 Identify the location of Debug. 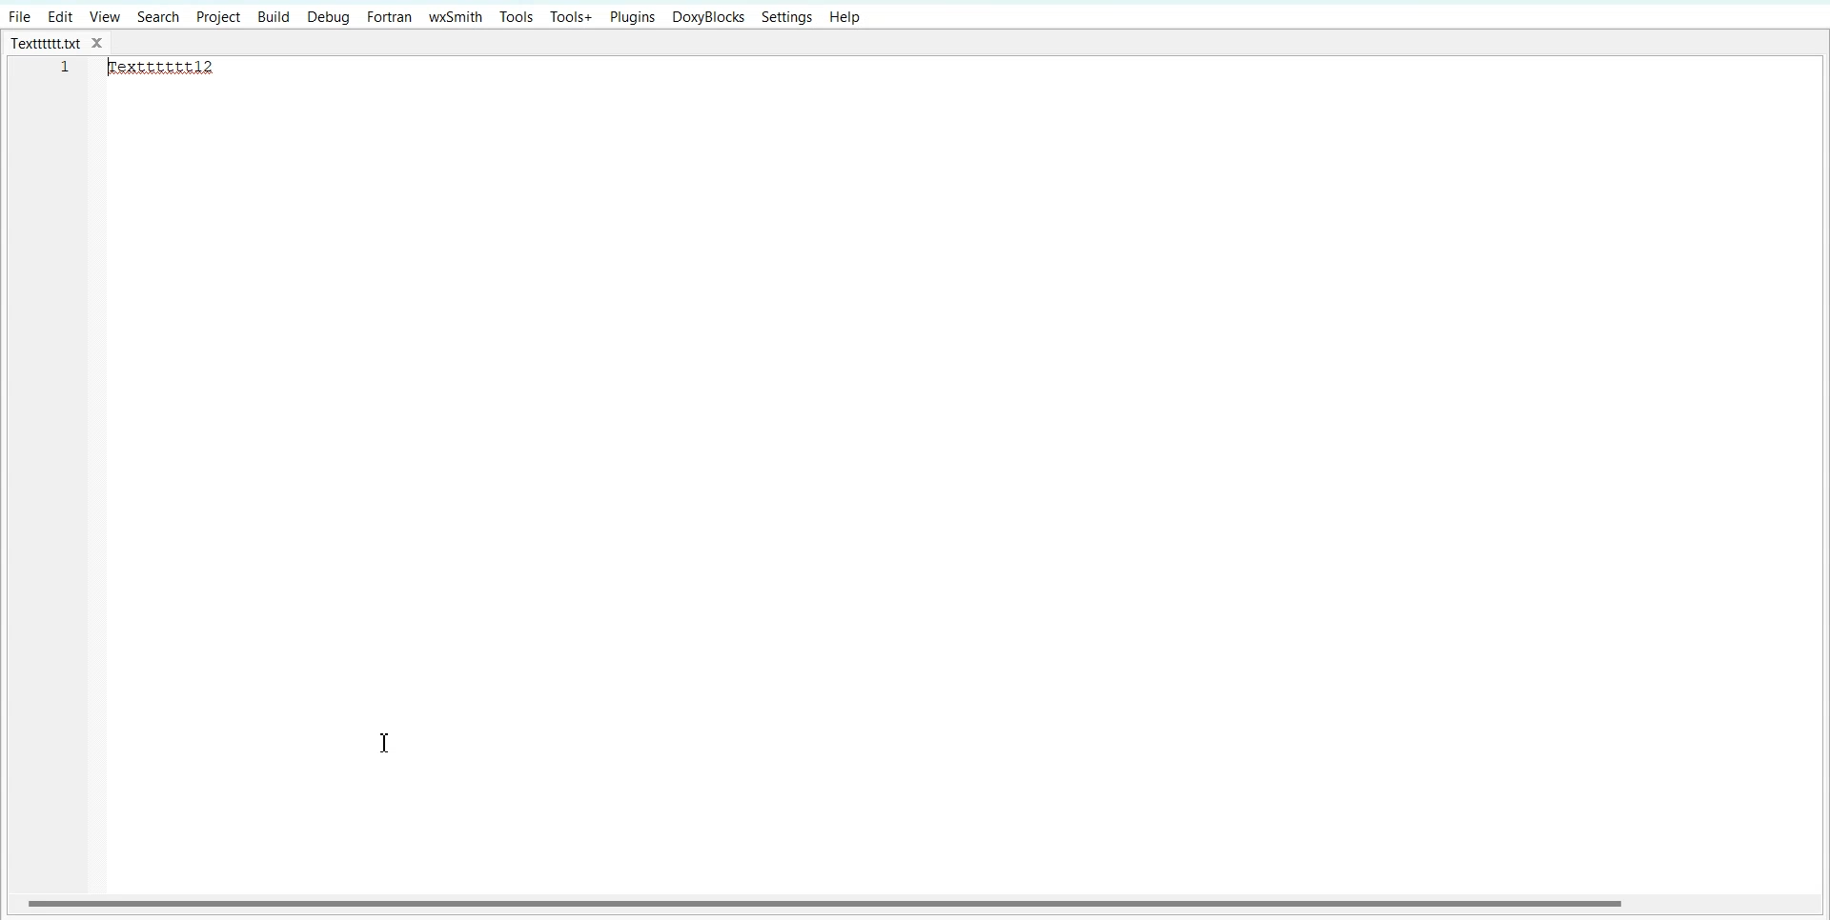
(328, 18).